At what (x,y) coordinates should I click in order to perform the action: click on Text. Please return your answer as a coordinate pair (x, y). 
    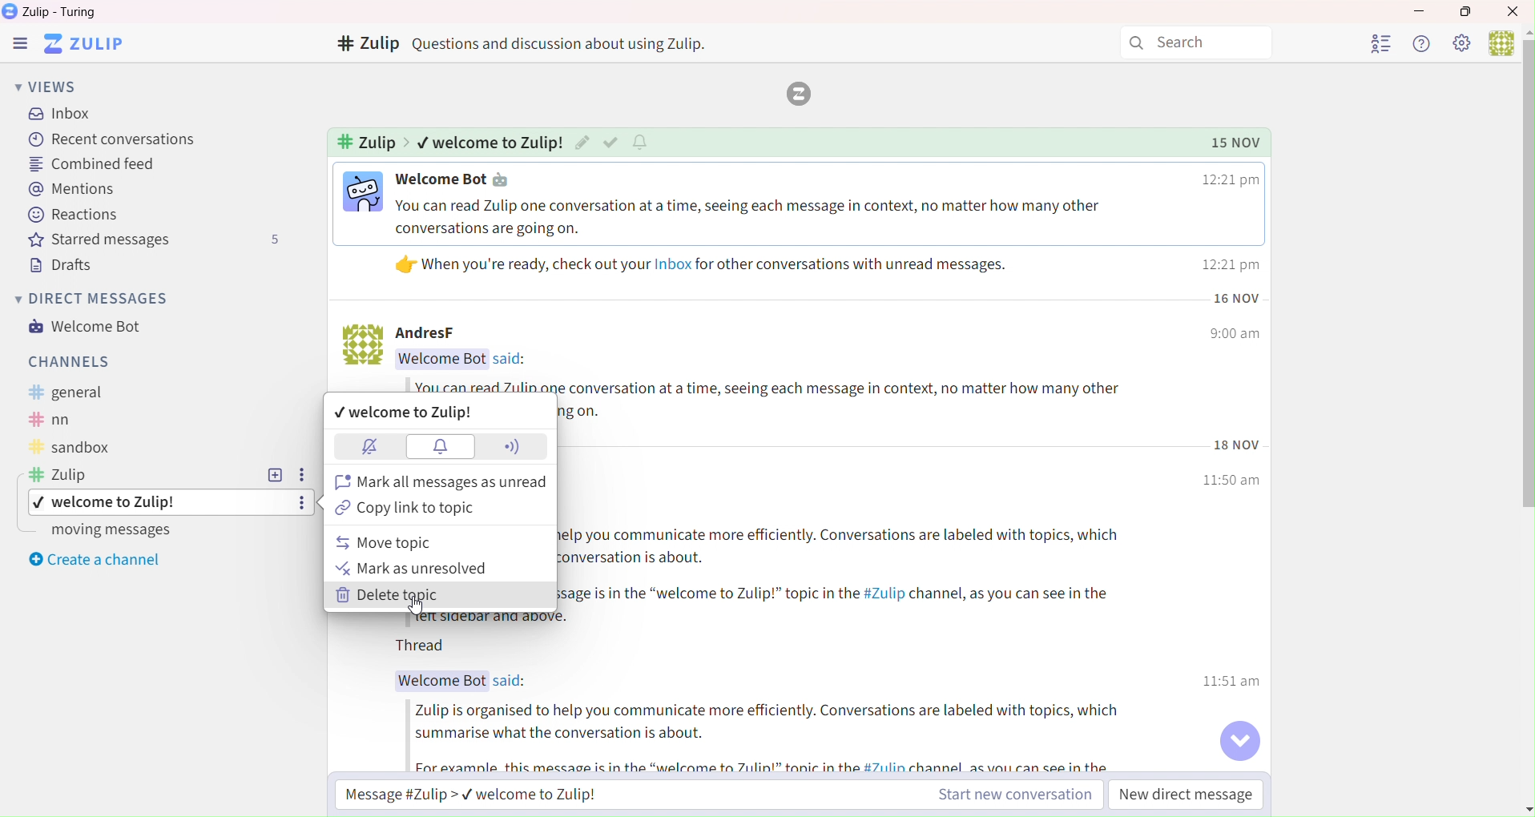
    Looking at the image, I should click on (493, 142).